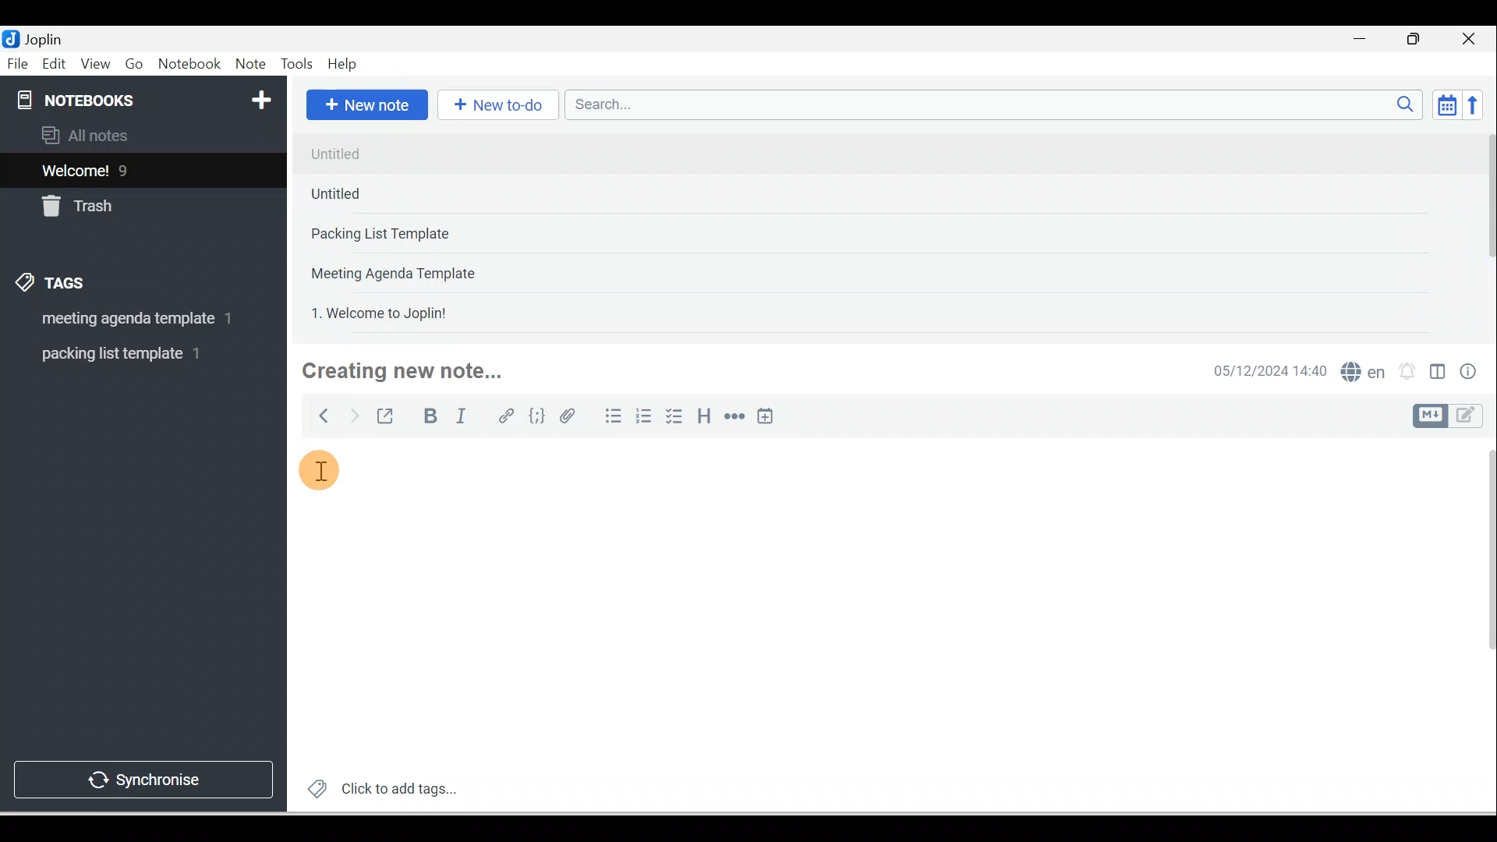 This screenshot has height=842, width=1497. What do you see at coordinates (428, 416) in the screenshot?
I see `Bold` at bounding box center [428, 416].